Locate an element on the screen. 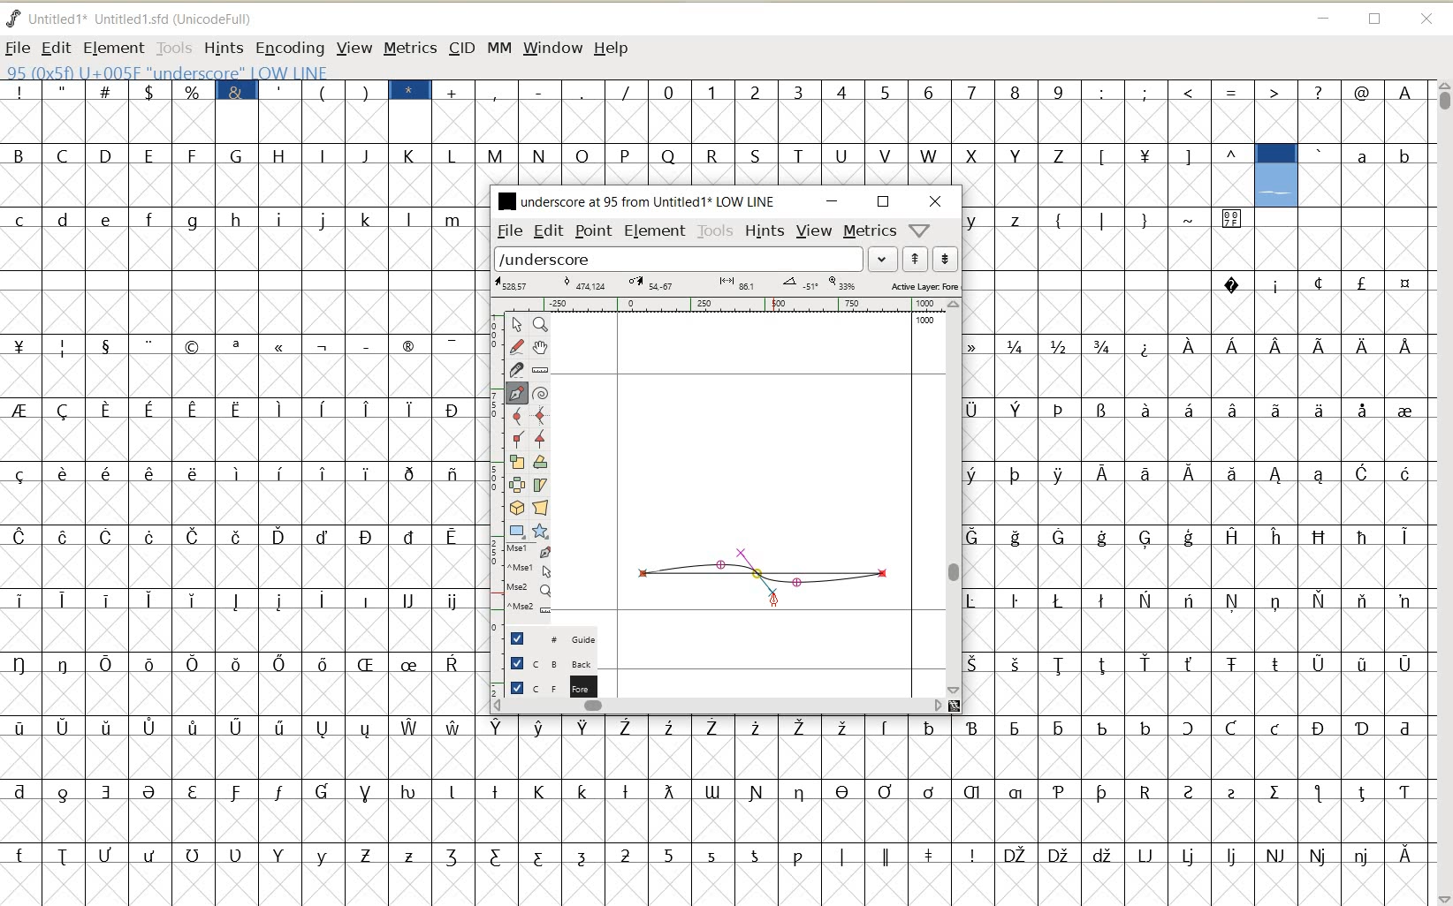  RESTORE is located at coordinates (884, 202).